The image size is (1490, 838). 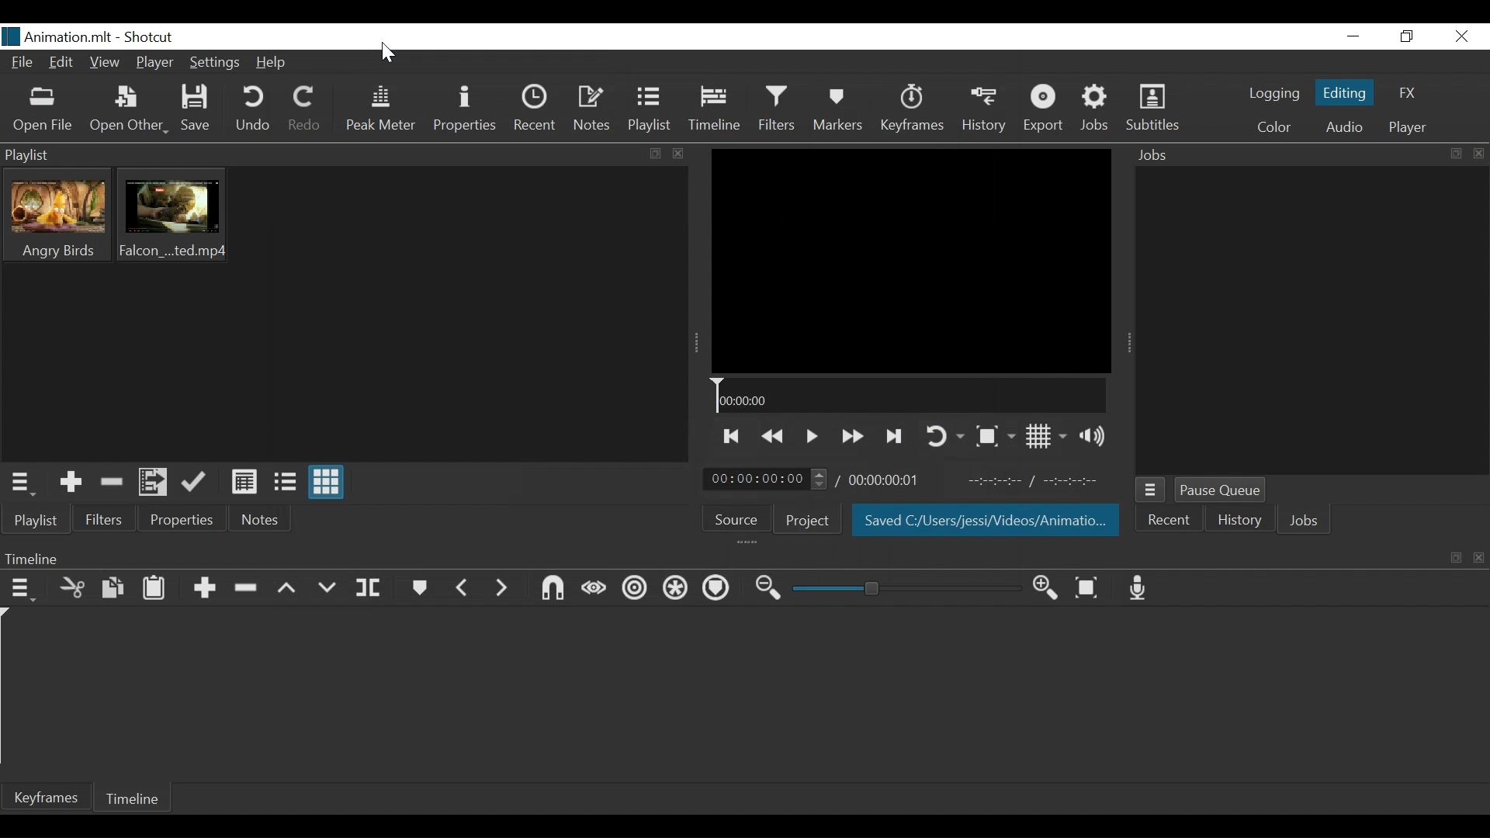 I want to click on History, so click(x=1241, y=522).